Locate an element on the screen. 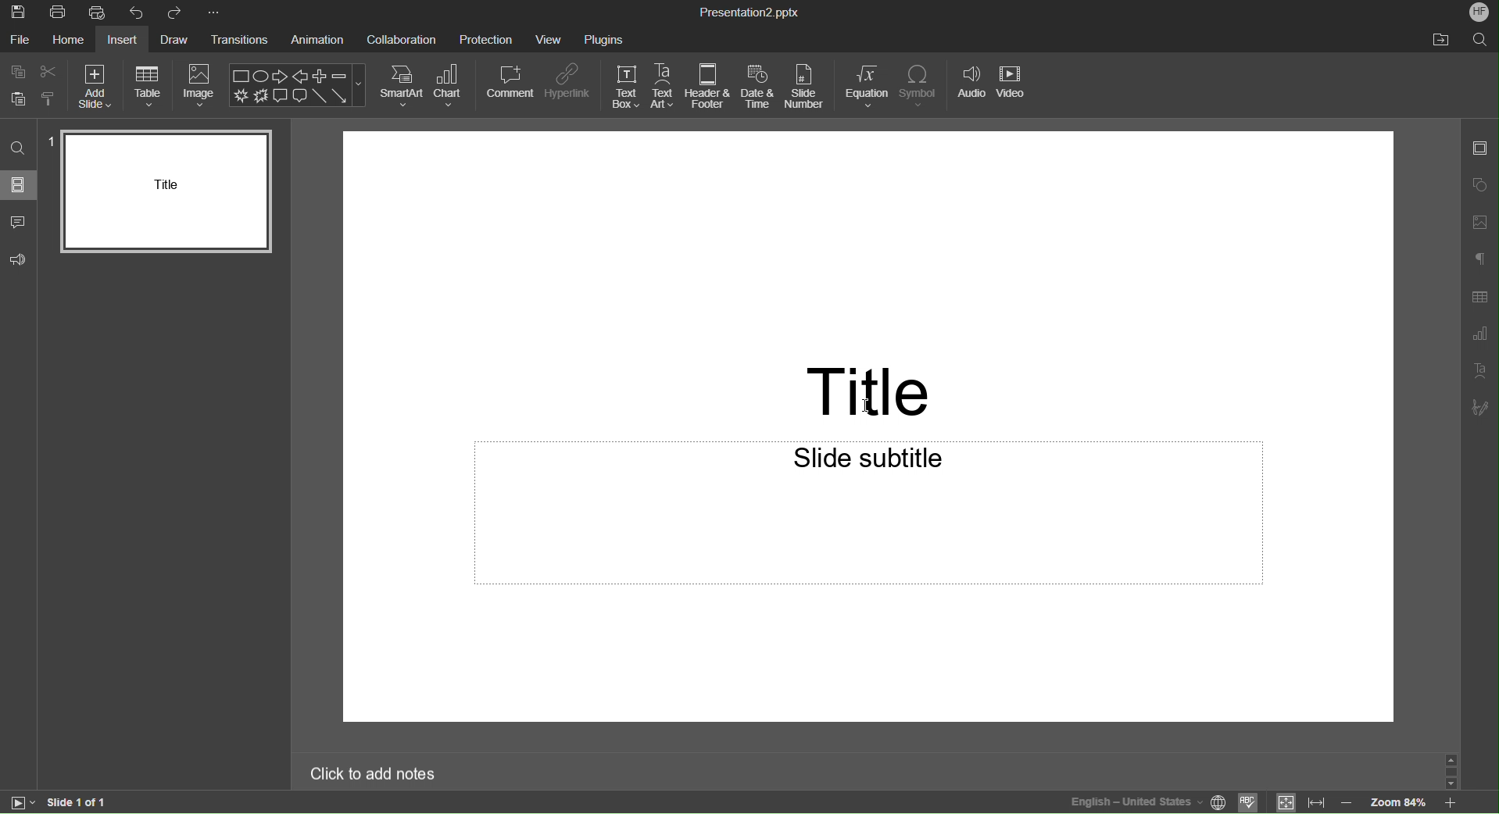 The height and width of the screenshot is (814, 1499). Chart is located at coordinates (451, 86).